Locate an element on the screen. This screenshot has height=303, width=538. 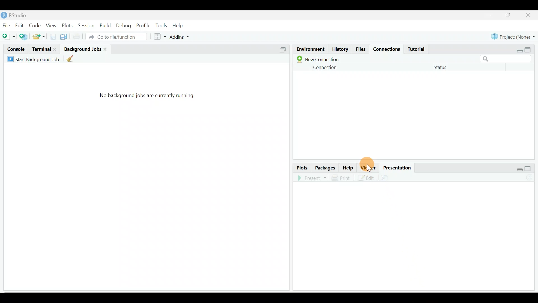
Connections is located at coordinates (388, 50).